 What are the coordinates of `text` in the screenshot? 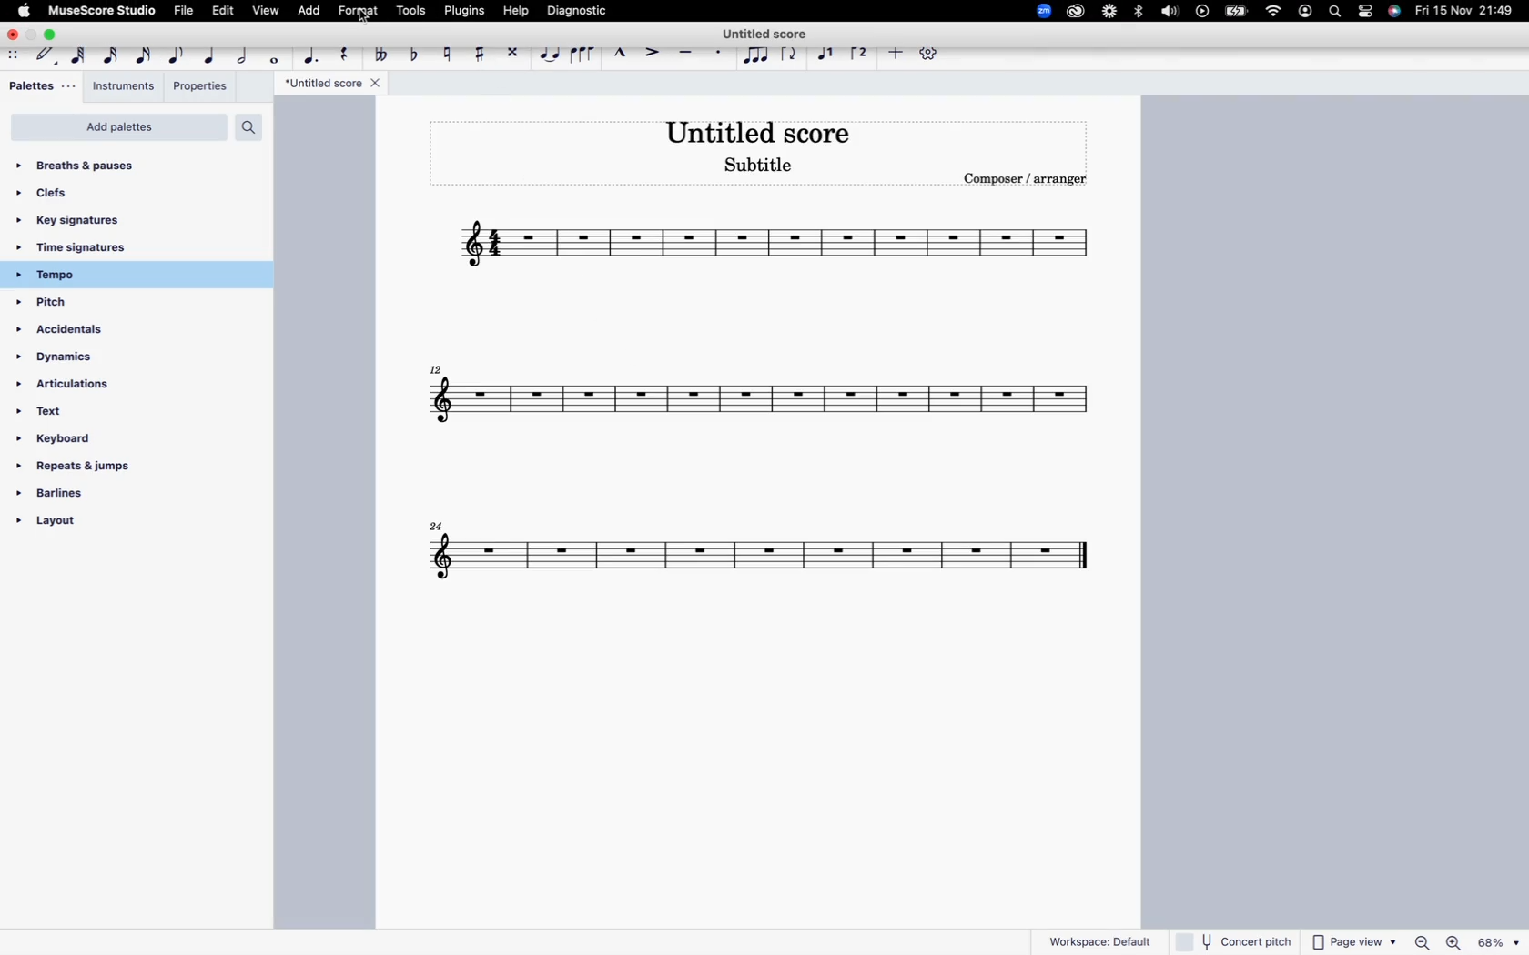 It's located at (58, 417).